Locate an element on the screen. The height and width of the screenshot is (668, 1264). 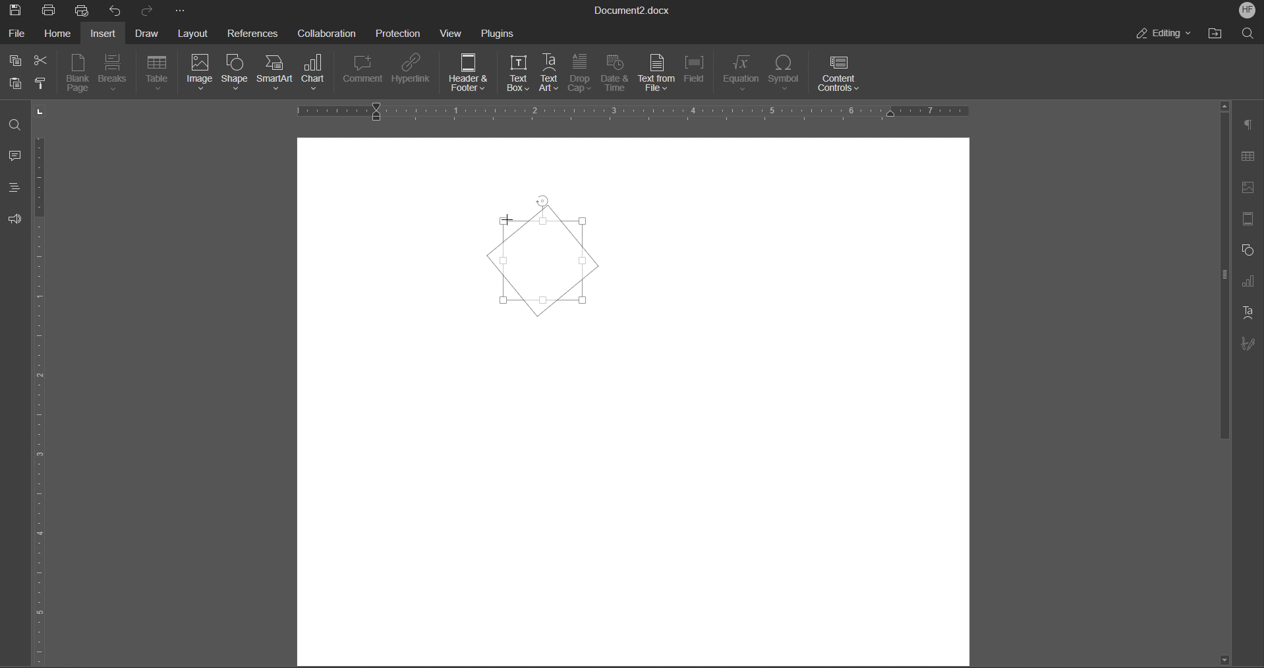
Text Box is located at coordinates (518, 72).